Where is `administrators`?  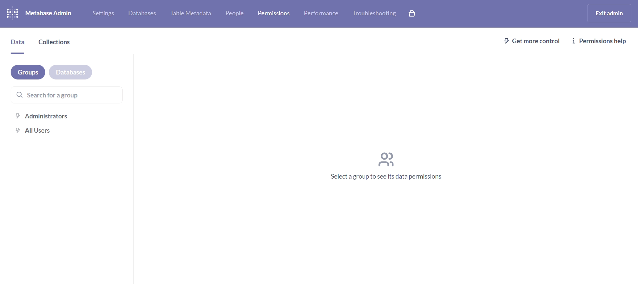 administrators is located at coordinates (68, 115).